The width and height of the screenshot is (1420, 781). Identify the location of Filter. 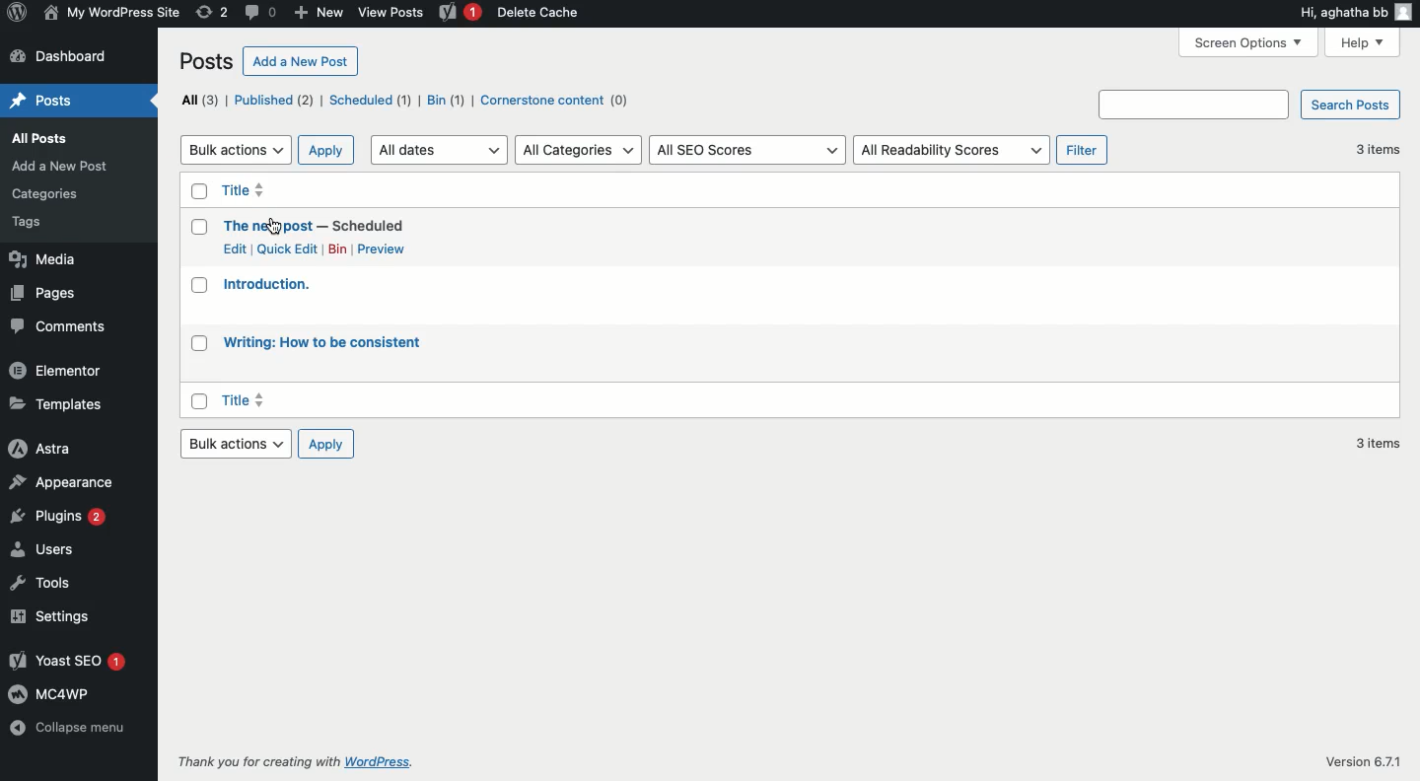
(1082, 149).